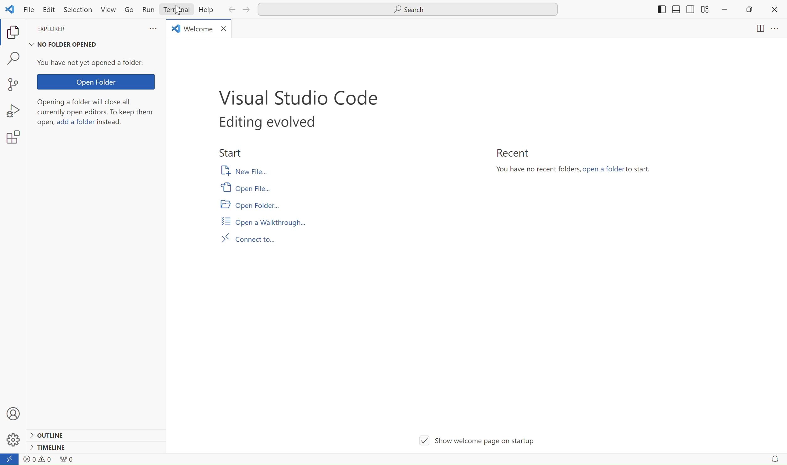 This screenshot has width=787, height=465. I want to click on profile, so click(14, 411).